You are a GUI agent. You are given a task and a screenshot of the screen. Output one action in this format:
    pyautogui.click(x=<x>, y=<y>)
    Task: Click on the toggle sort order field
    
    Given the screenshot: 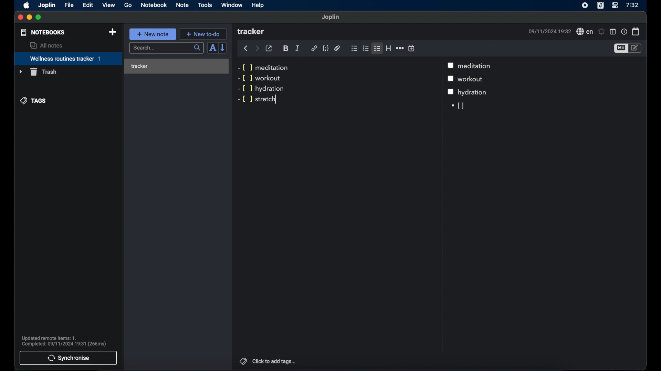 What is the action you would take?
    pyautogui.click(x=212, y=48)
    